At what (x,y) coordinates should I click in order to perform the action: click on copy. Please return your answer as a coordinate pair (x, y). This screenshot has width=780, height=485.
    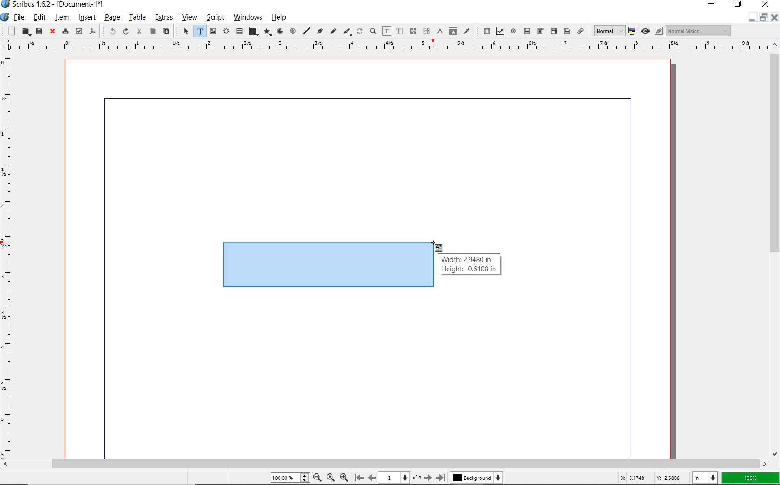
    Looking at the image, I should click on (152, 32).